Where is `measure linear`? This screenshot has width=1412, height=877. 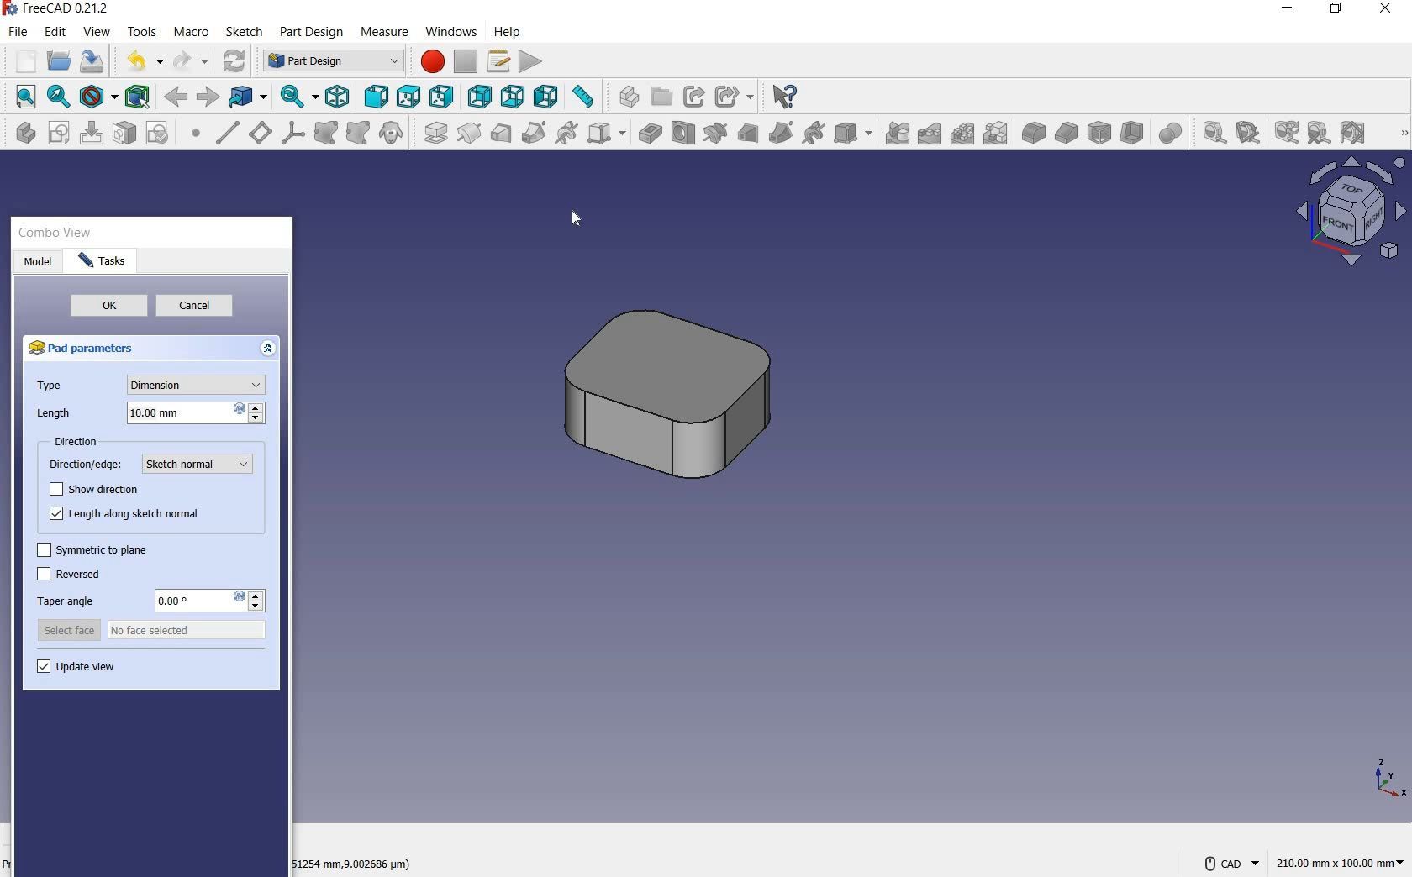 measure linear is located at coordinates (1211, 132).